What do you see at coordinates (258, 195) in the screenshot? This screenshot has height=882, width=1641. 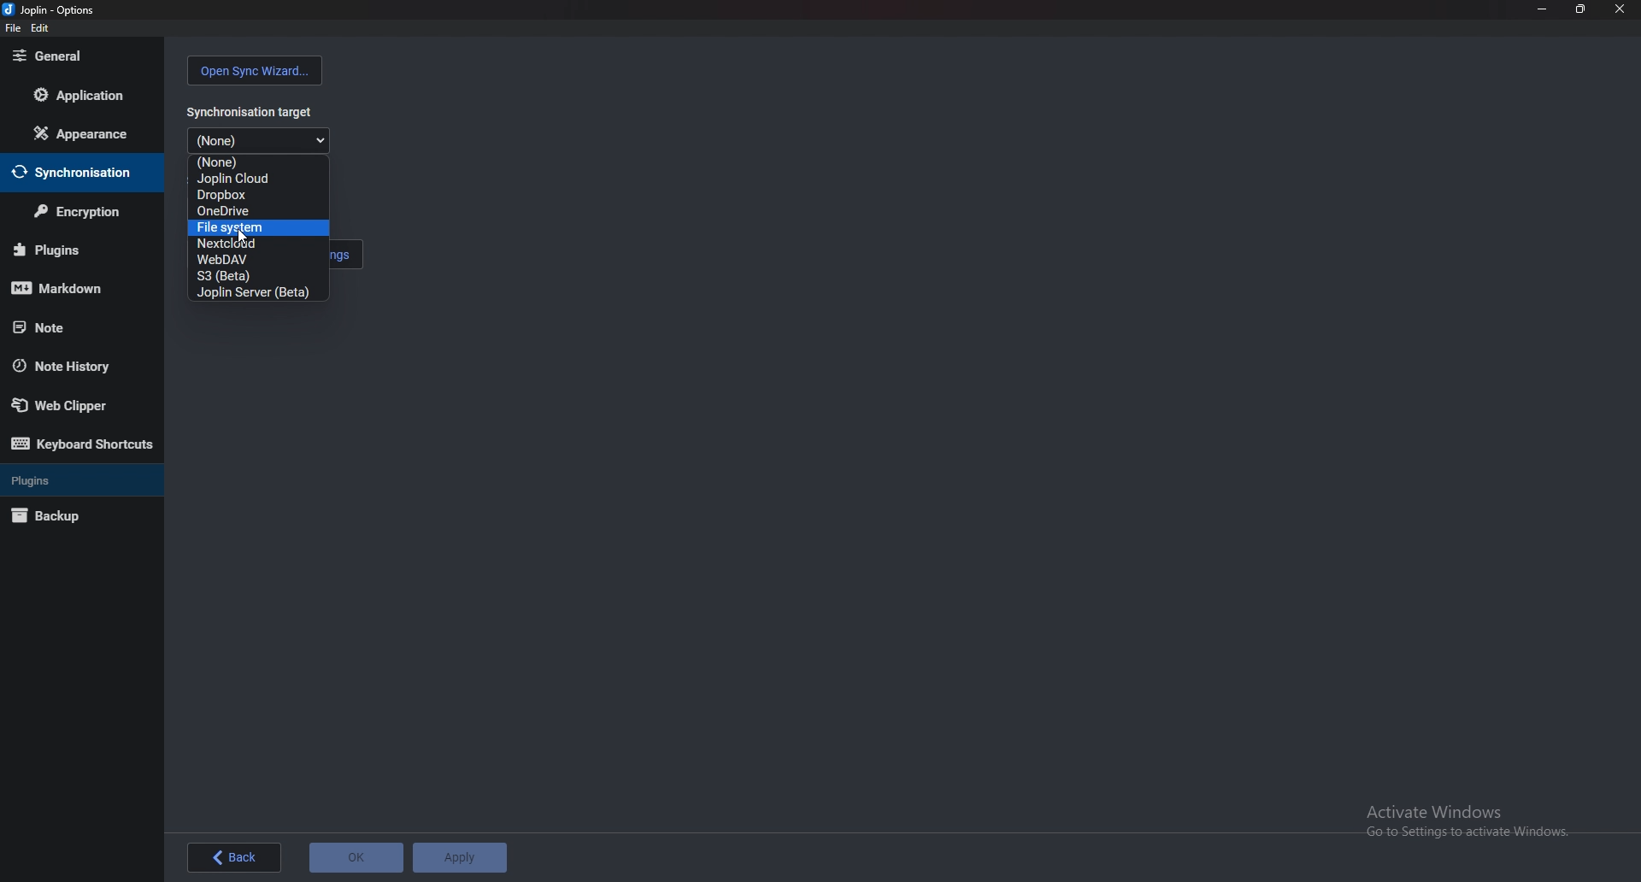 I see `dropbox` at bounding box center [258, 195].